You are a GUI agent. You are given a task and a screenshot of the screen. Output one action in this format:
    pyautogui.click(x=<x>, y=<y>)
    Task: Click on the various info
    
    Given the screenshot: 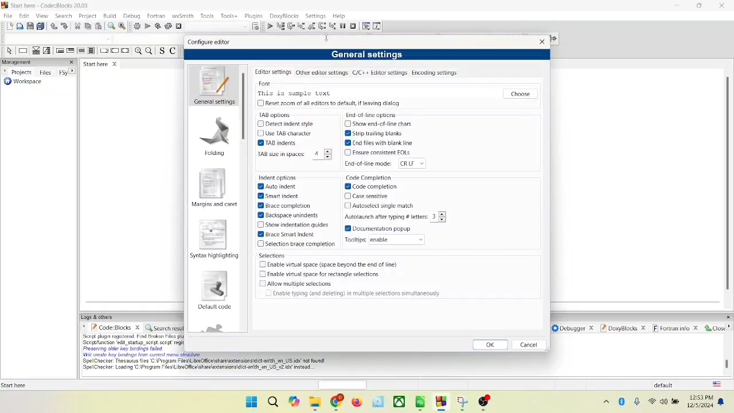 What is the action you would take?
    pyautogui.click(x=377, y=25)
    